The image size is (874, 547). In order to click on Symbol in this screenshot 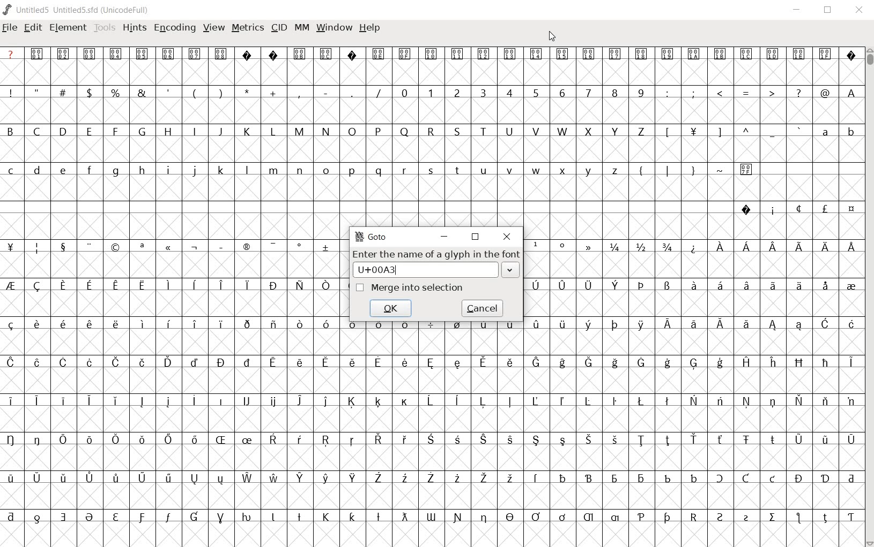, I will do `click(801, 55)`.